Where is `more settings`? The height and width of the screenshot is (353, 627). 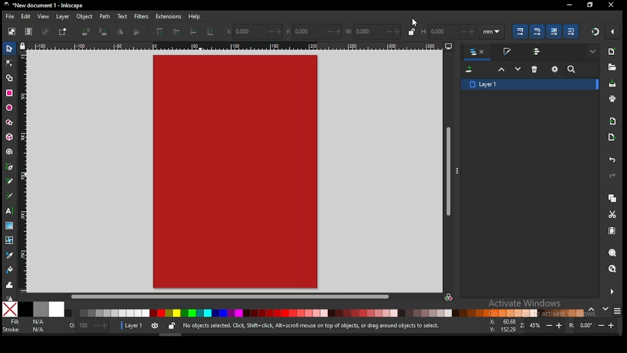 more settings is located at coordinates (611, 292).